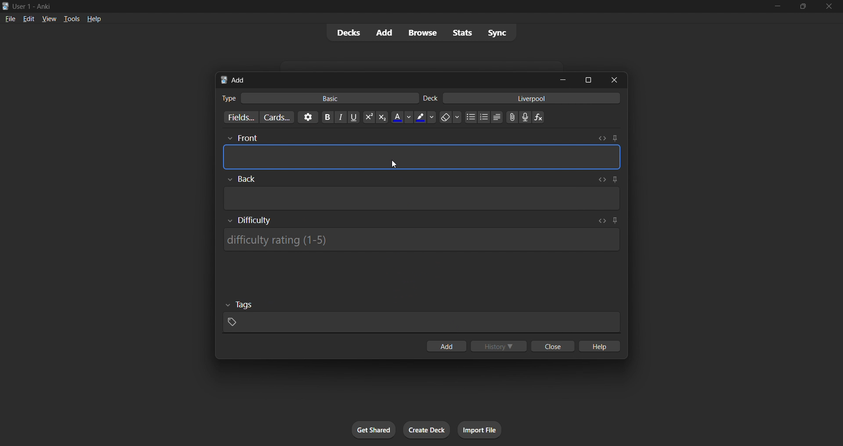 This screenshot has width=843, height=446. What do you see at coordinates (615, 138) in the screenshot?
I see `Toggle sticky` at bounding box center [615, 138].